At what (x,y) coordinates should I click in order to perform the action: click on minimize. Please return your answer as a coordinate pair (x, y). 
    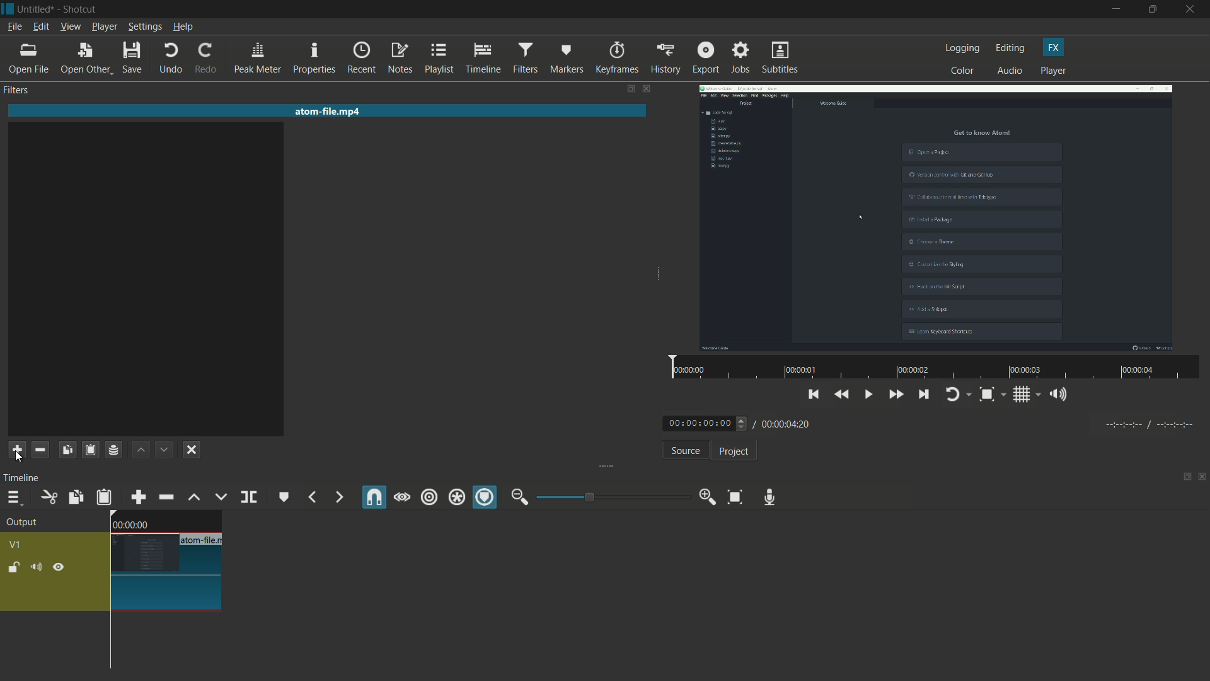
    Looking at the image, I should click on (1116, 9).